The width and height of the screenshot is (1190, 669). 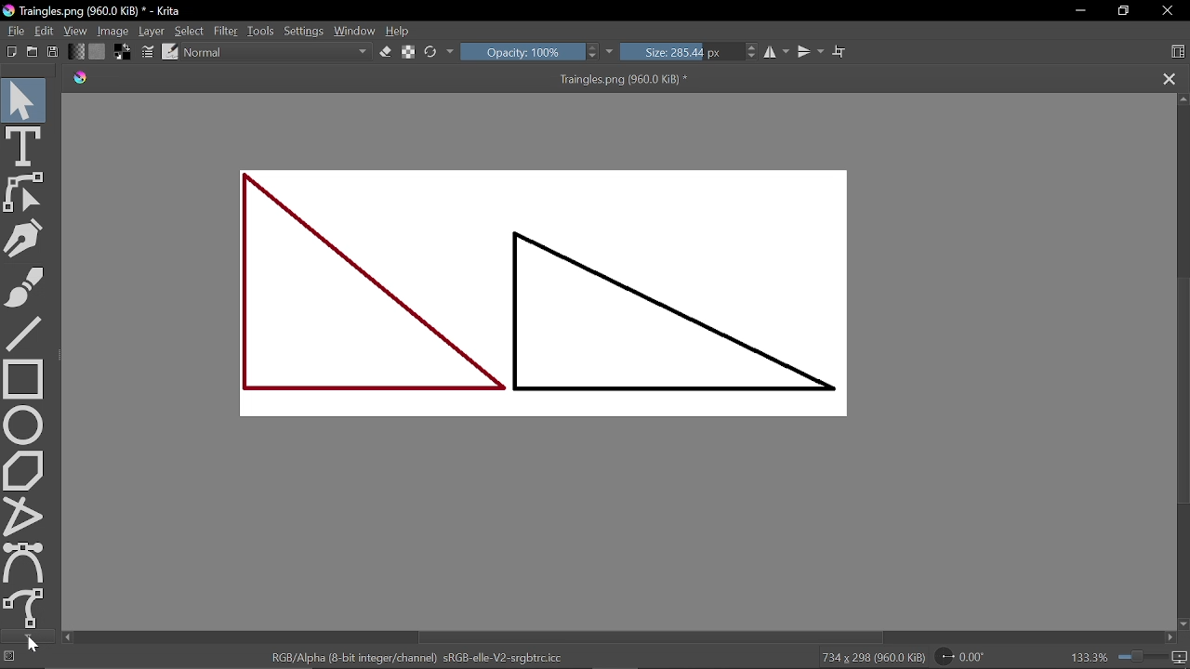 What do you see at coordinates (27, 609) in the screenshot?
I see `Freehand path tool` at bounding box center [27, 609].